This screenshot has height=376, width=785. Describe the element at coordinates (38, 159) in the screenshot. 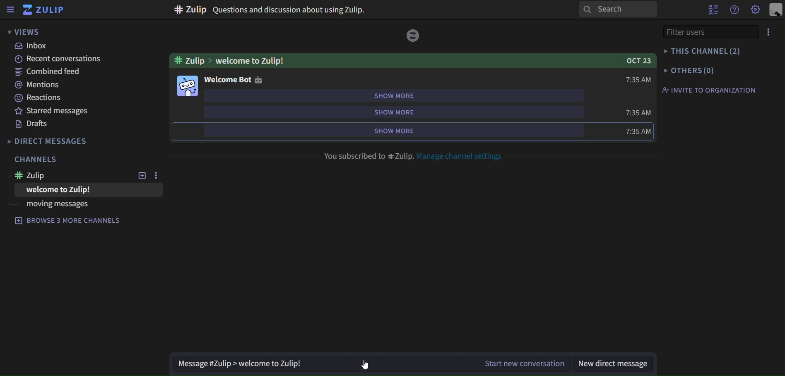

I see `channels` at that location.